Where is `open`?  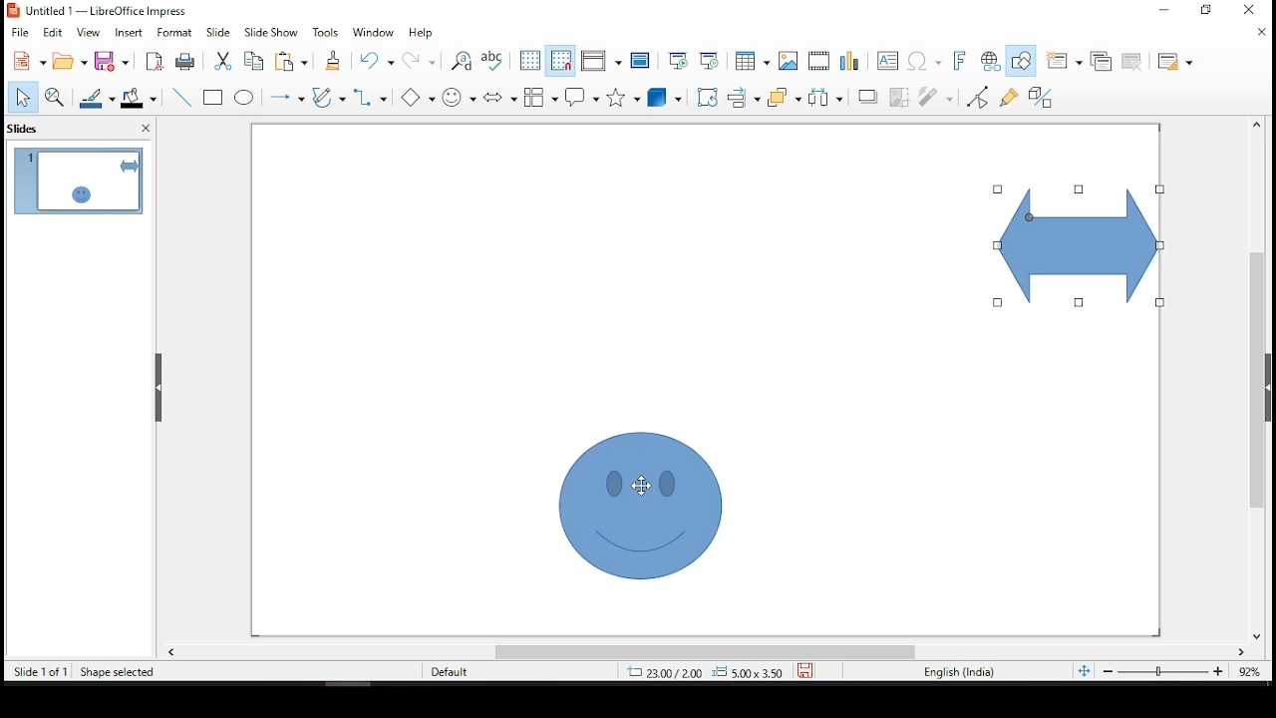
open is located at coordinates (71, 62).